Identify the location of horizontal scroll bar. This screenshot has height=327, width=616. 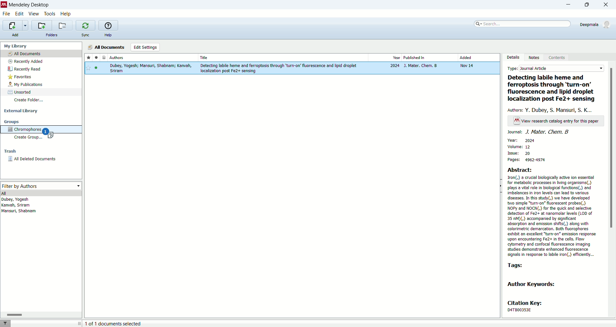
(41, 315).